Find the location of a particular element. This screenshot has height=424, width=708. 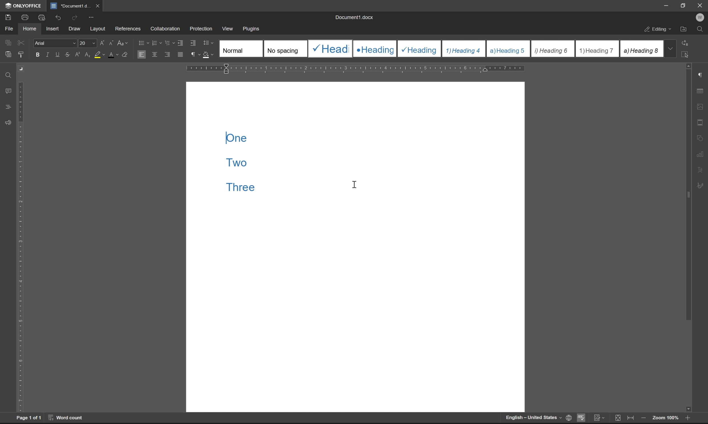

plugins is located at coordinates (252, 29).